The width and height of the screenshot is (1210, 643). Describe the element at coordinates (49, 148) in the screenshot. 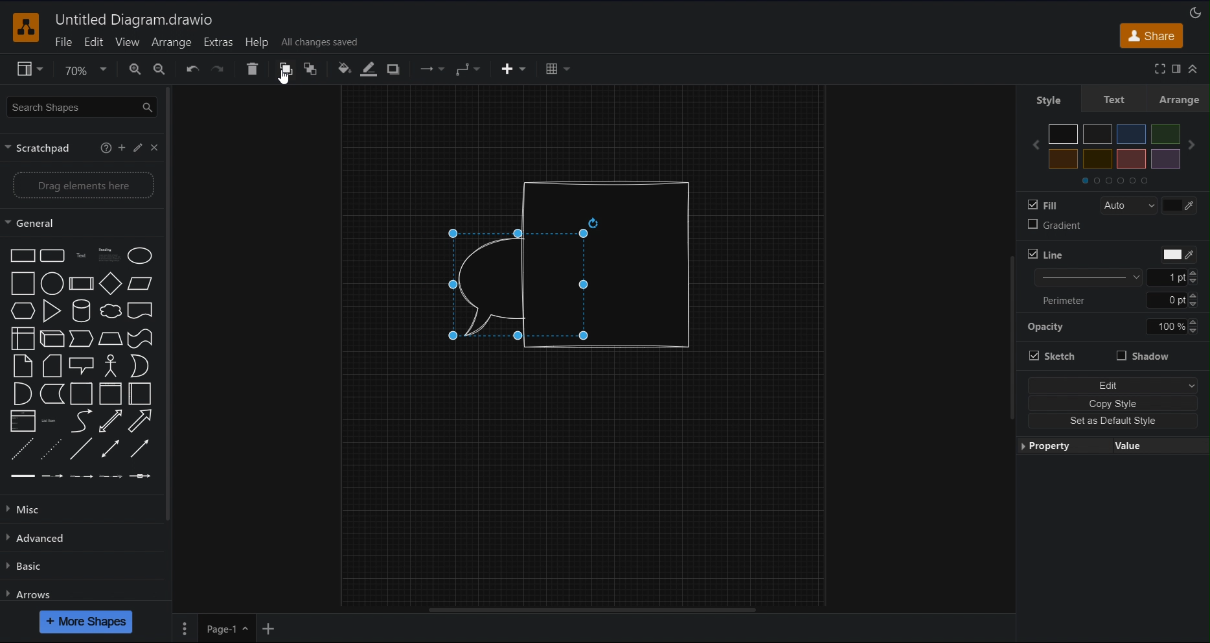

I see `Scratchpad` at that location.